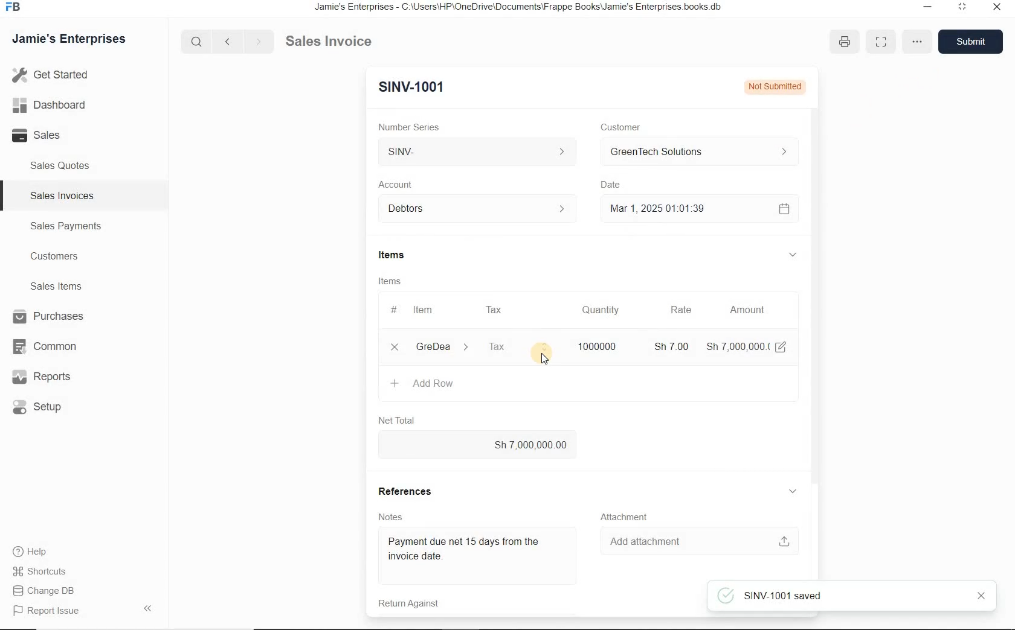  Describe the element at coordinates (747, 310) in the screenshot. I see `Amount` at that location.